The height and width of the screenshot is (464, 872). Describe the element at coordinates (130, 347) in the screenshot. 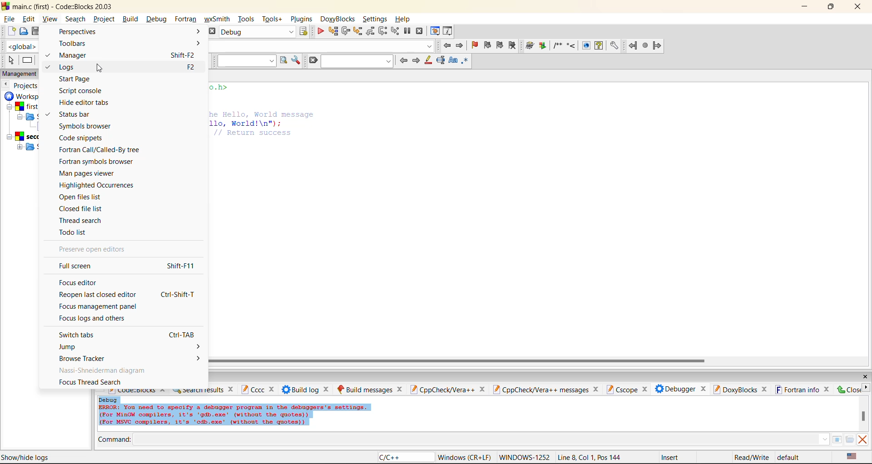

I see `jump` at that location.